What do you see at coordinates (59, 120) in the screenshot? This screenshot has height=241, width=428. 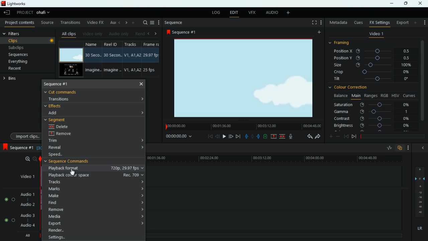 I see `segment` at bounding box center [59, 120].